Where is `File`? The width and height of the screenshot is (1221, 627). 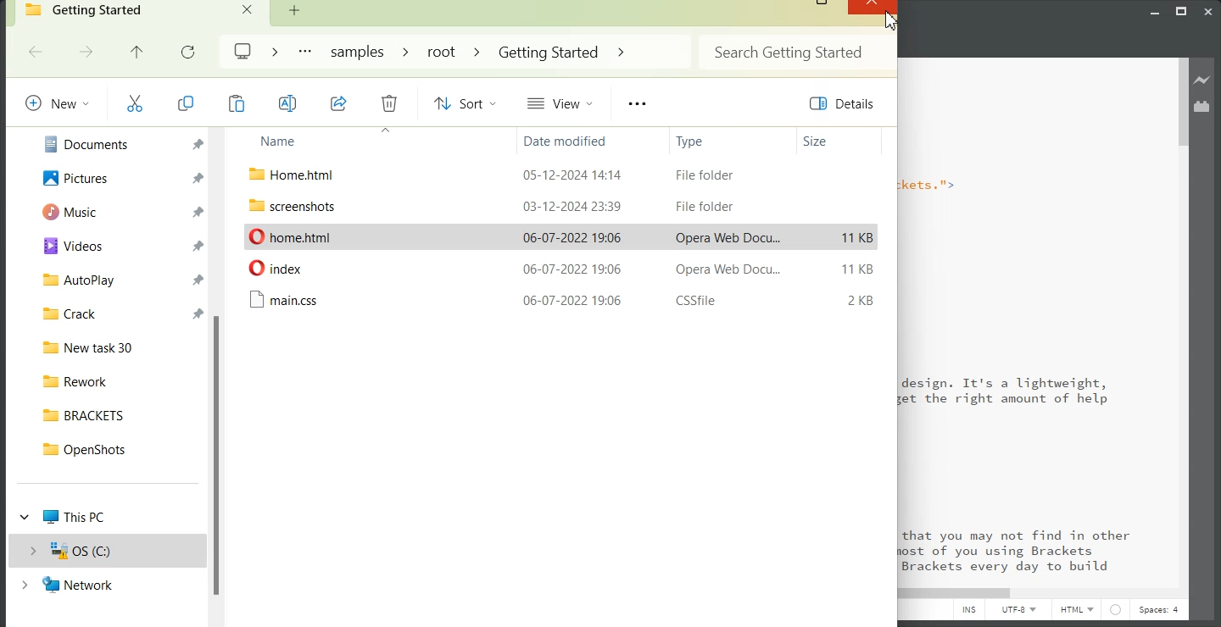 File is located at coordinates (296, 204).